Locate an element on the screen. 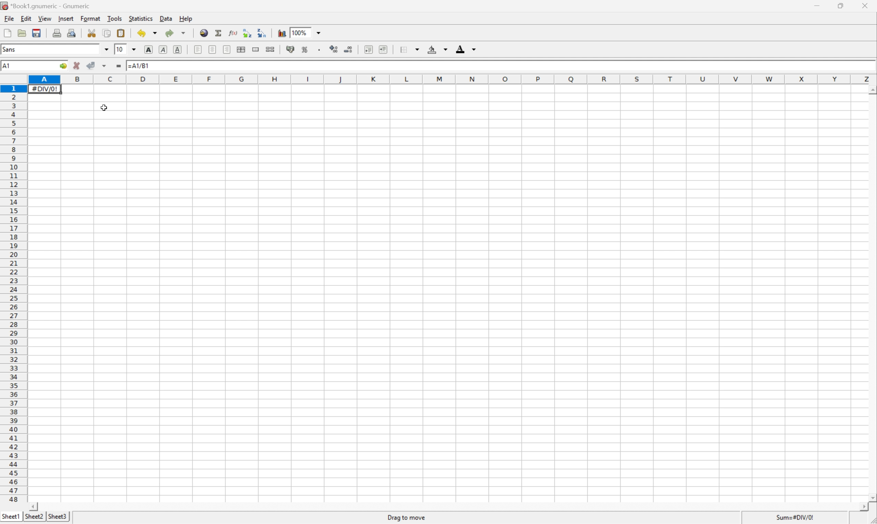 The height and width of the screenshot is (524, 877). Sheet2 is located at coordinates (35, 517).